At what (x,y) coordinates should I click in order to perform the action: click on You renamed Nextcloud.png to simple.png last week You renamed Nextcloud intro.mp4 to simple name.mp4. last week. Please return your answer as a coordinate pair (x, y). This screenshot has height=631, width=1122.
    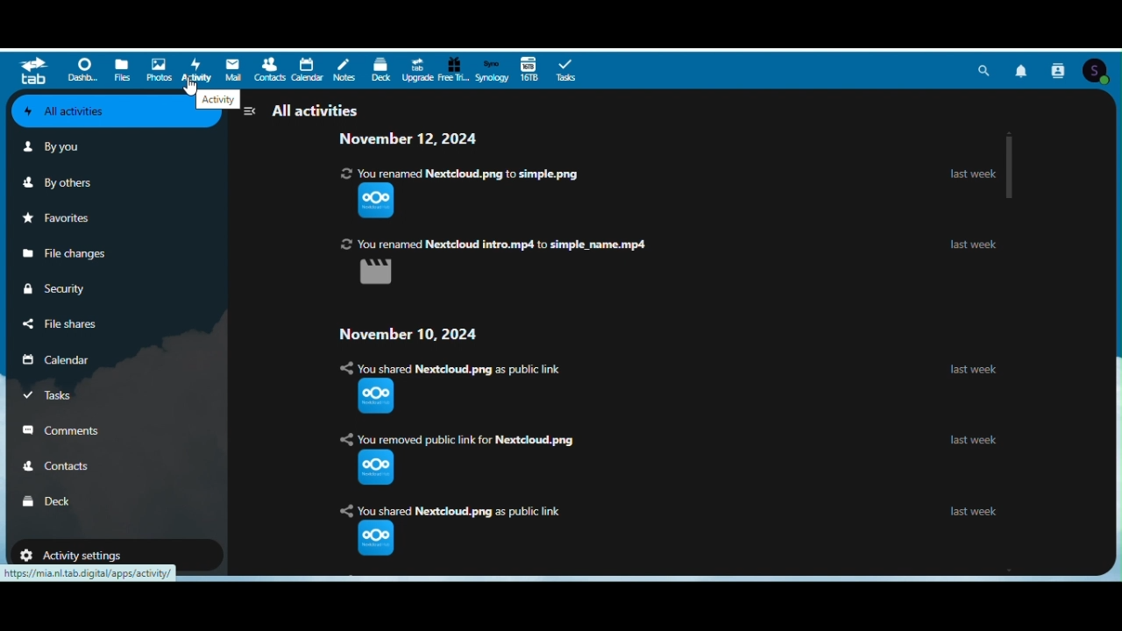
    Looking at the image, I should click on (658, 226).